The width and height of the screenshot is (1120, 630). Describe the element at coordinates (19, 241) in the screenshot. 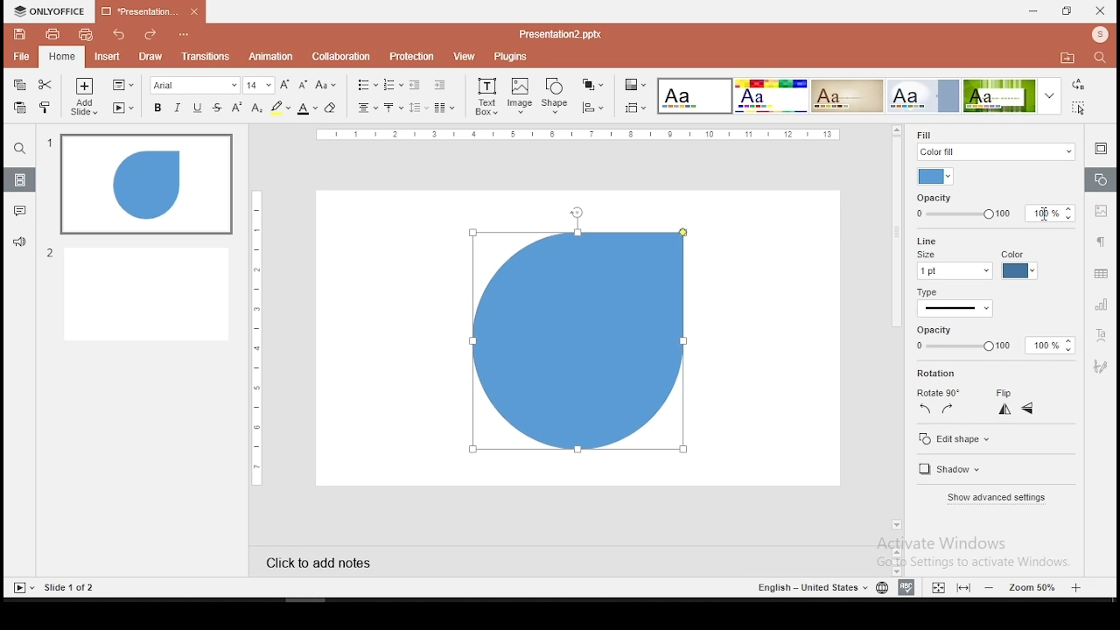

I see `support and feedback` at that location.